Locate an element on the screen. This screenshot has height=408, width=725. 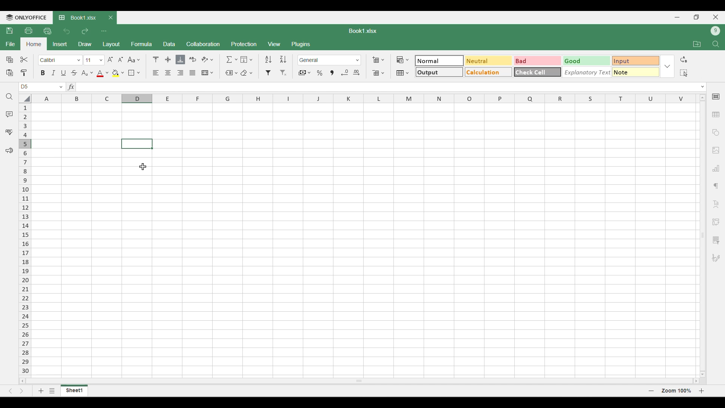
Add sheets is located at coordinates (41, 391).